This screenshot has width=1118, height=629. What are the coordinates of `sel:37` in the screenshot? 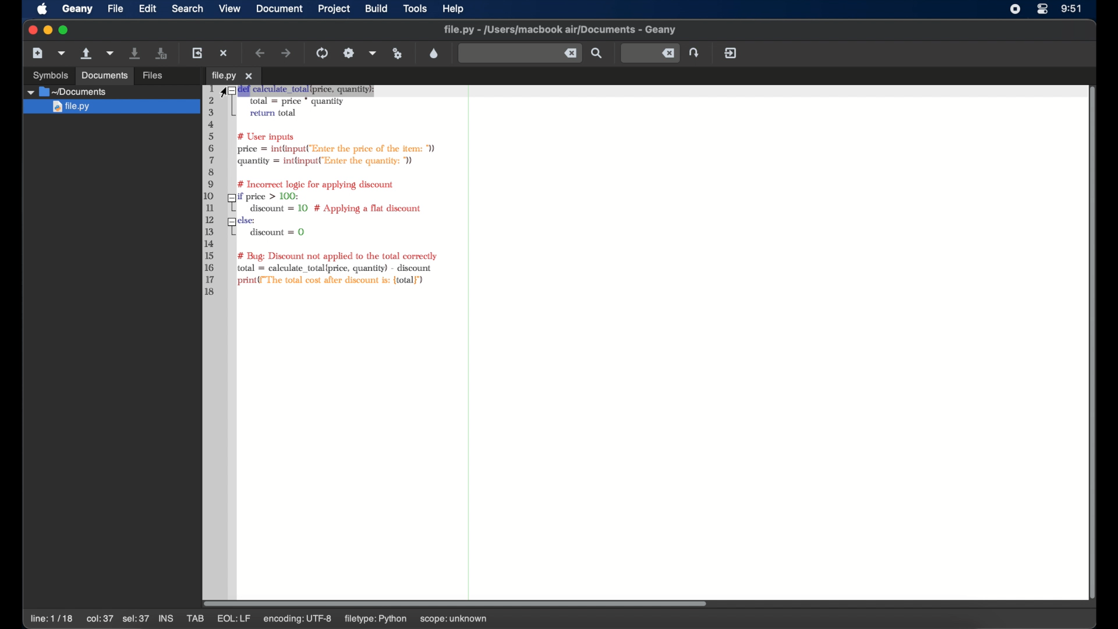 It's located at (136, 619).